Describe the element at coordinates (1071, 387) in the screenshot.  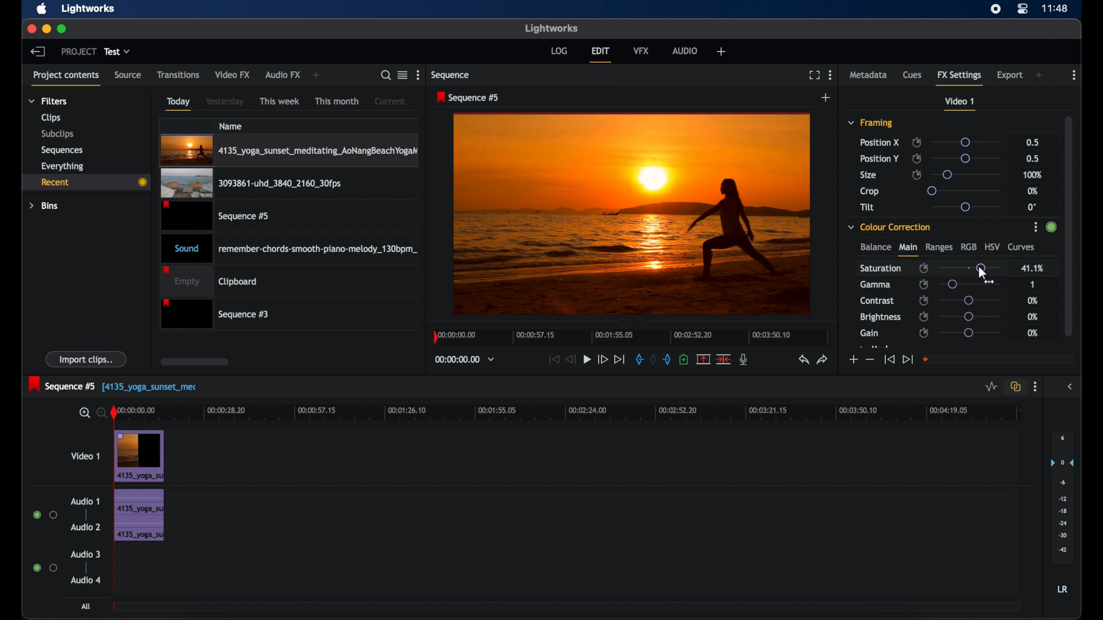
I see `sidebar` at that location.